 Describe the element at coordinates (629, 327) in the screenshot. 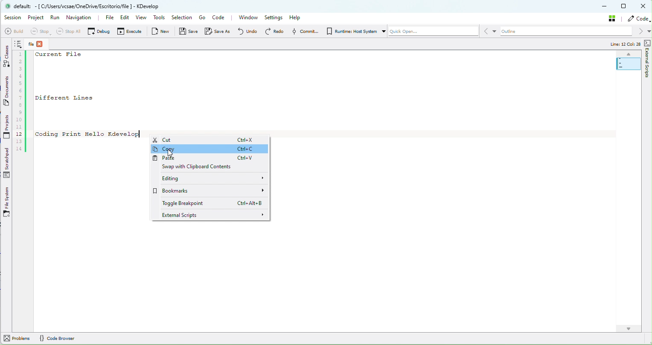

I see `Scroll Down Arrow` at that location.